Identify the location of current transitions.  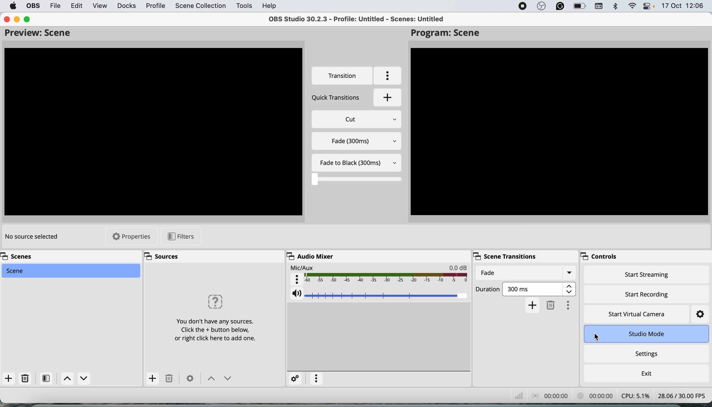
(525, 273).